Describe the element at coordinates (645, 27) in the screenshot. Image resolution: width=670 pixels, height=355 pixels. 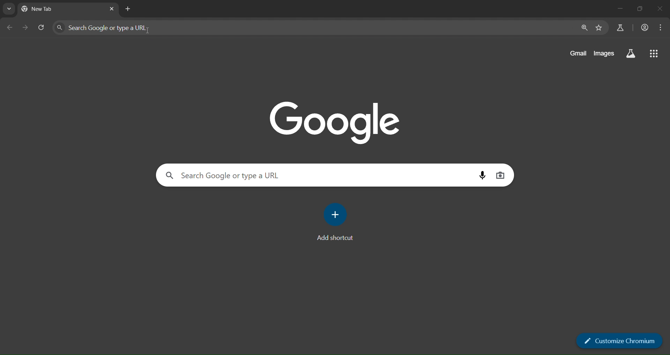
I see `accounts` at that location.